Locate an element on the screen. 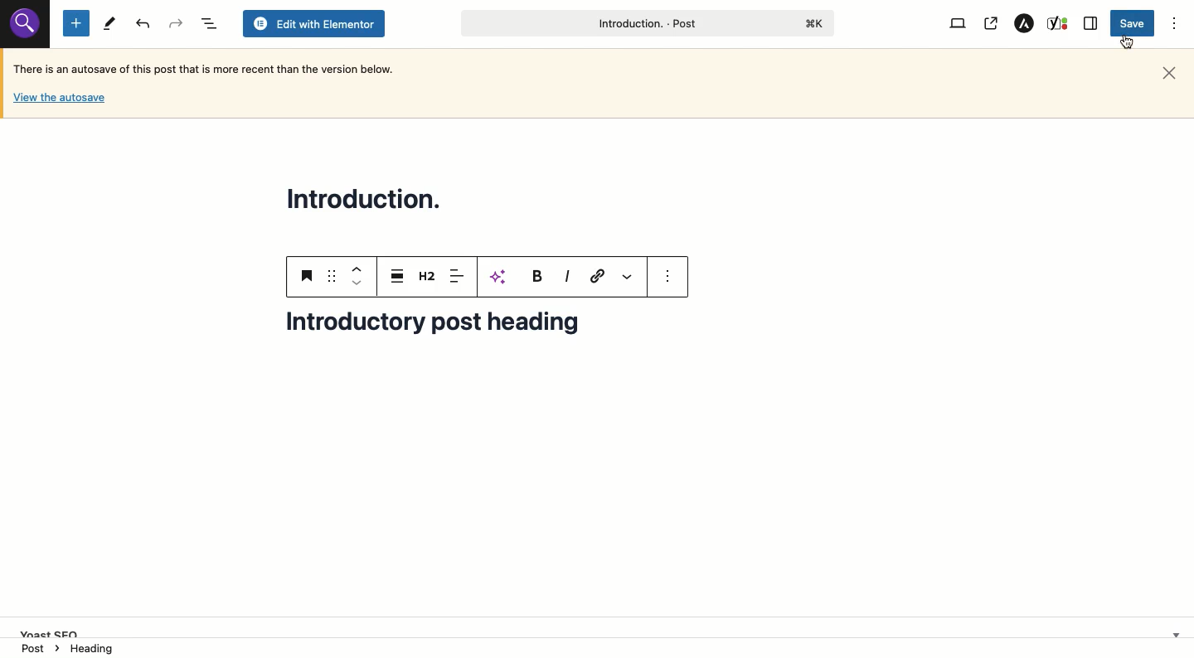 Image resolution: width=1194 pixels, height=658 pixels. View post is located at coordinates (990, 24).